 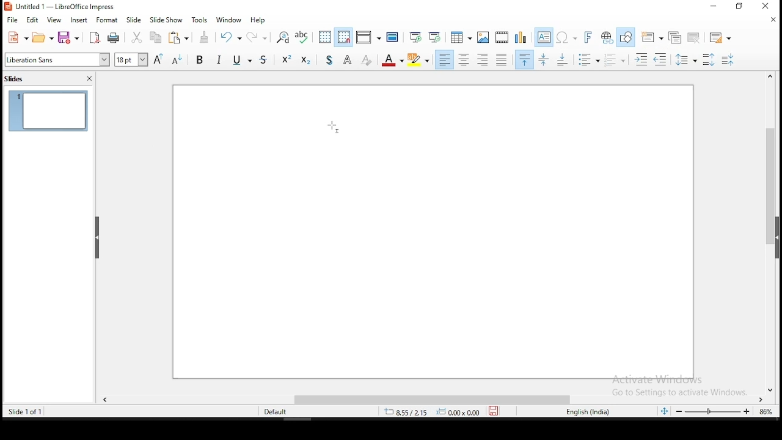 What do you see at coordinates (54, 20) in the screenshot?
I see `view` at bounding box center [54, 20].